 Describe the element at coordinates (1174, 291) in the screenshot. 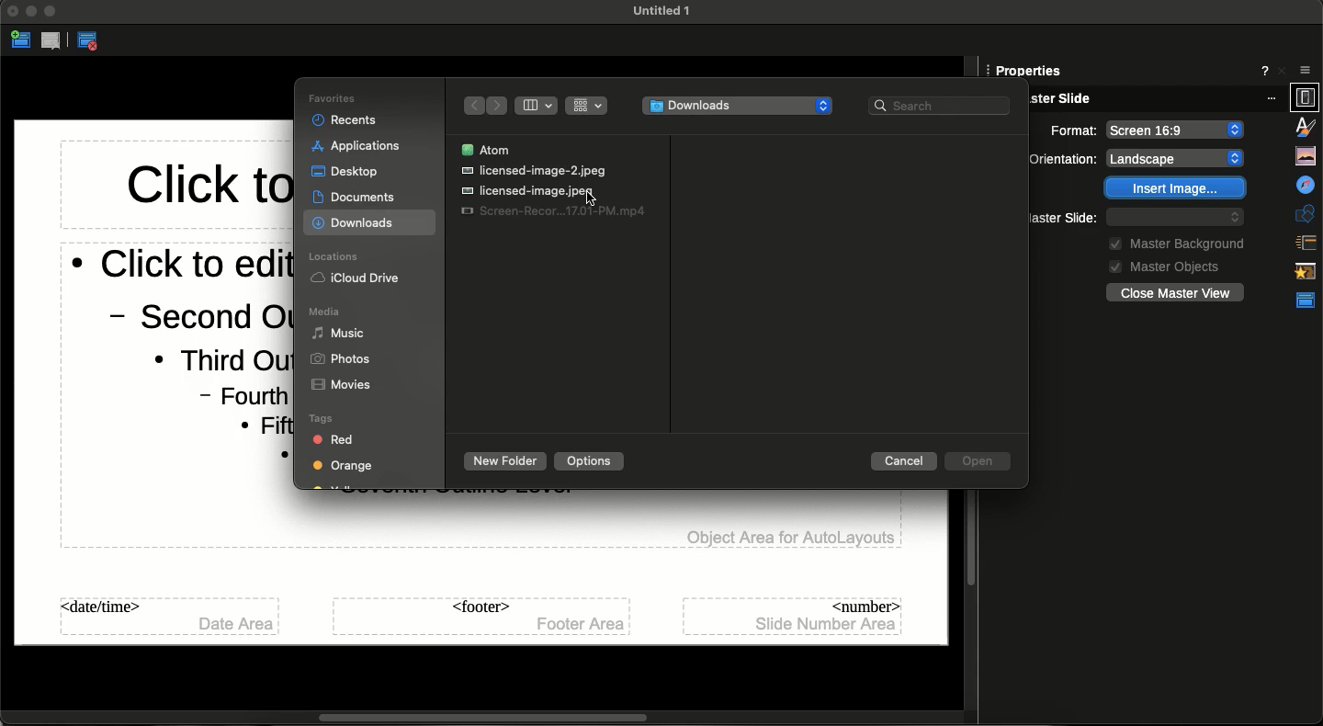

I see `Close master view` at that location.